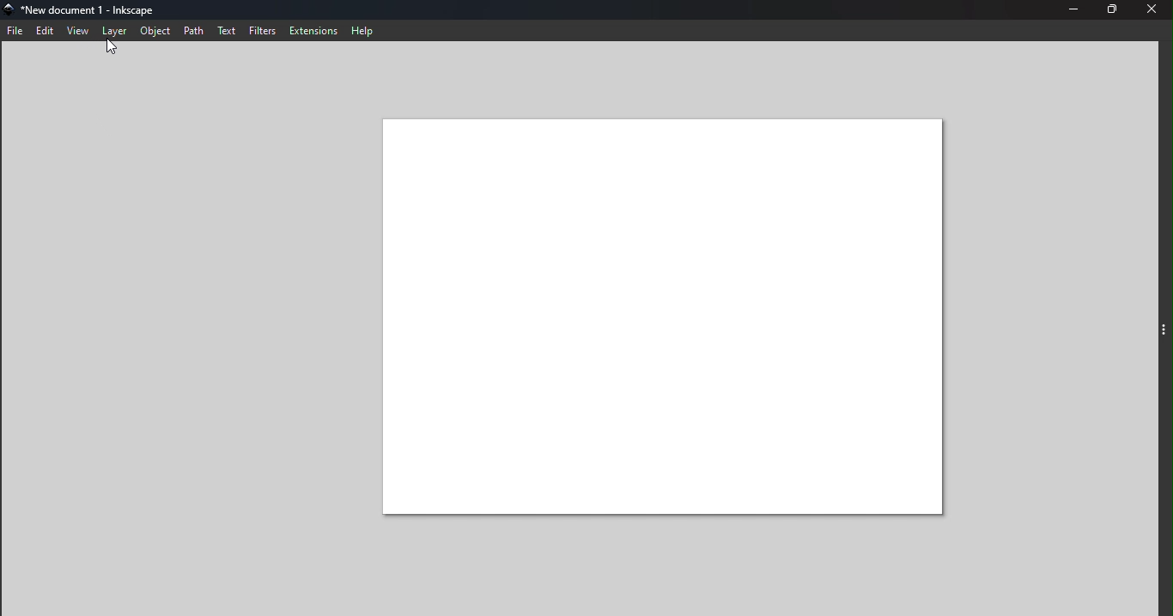 The image size is (1173, 616). What do you see at coordinates (115, 33) in the screenshot?
I see `Layer` at bounding box center [115, 33].